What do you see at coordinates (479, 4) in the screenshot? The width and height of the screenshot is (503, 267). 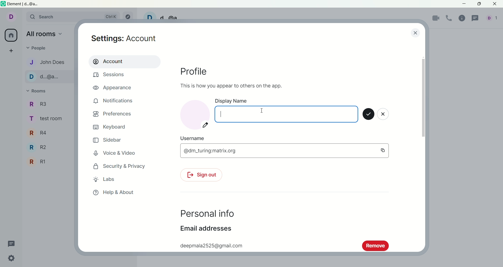 I see `maximize` at bounding box center [479, 4].